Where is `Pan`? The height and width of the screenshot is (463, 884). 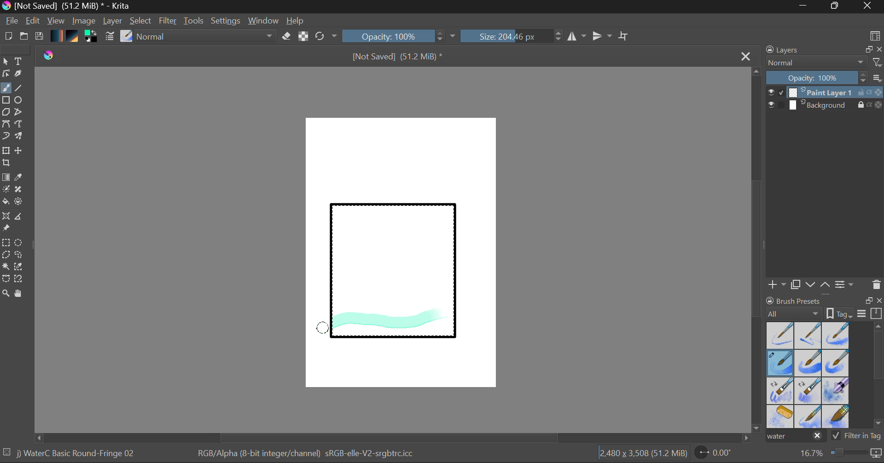
Pan is located at coordinates (22, 295).